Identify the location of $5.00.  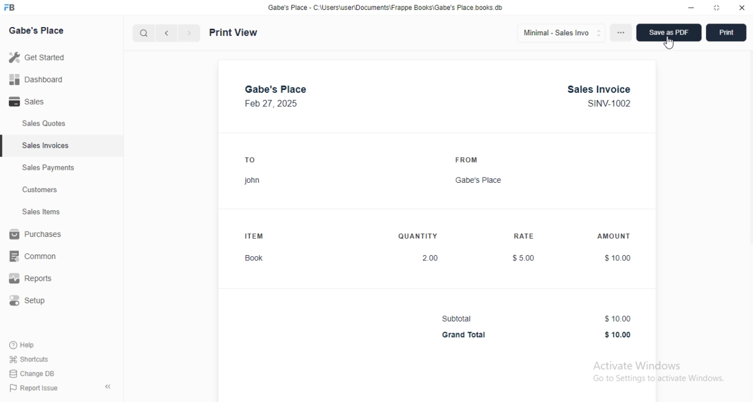
(524, 258).